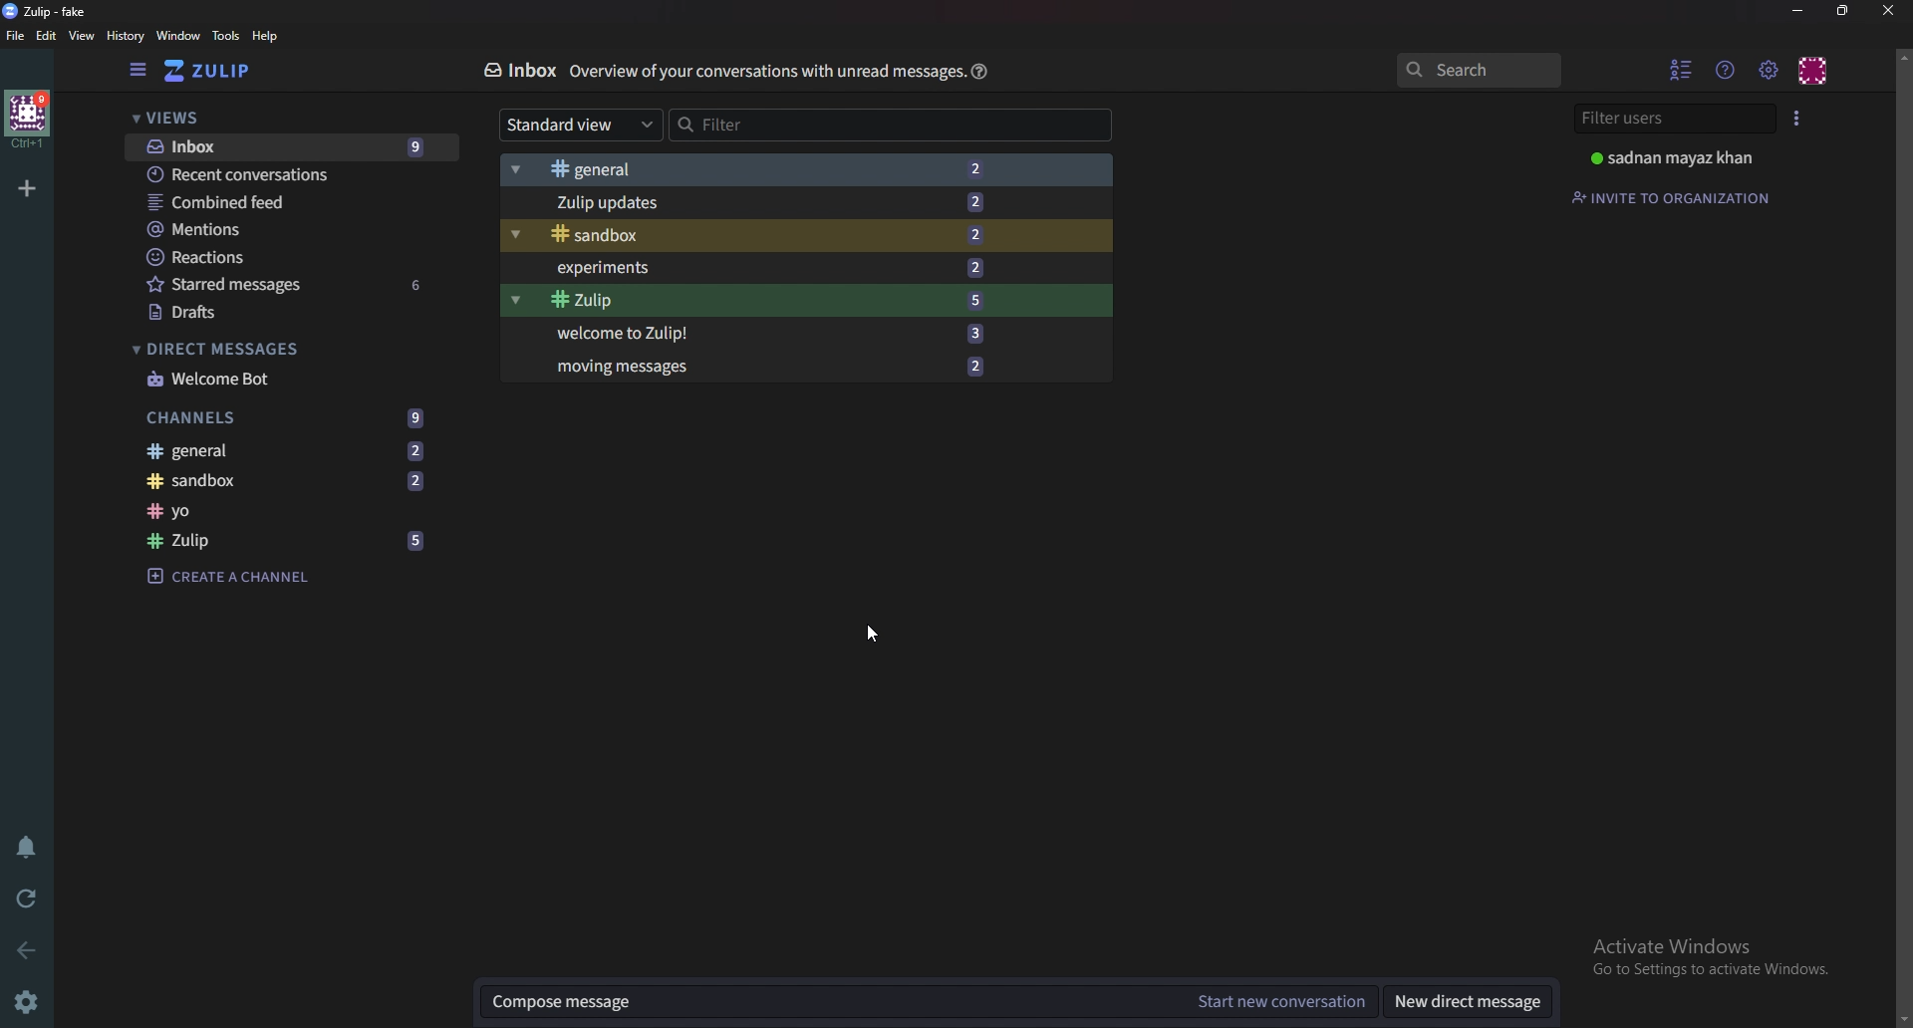 Image resolution: width=1913 pixels, height=1028 pixels. I want to click on resize, so click(1845, 11).